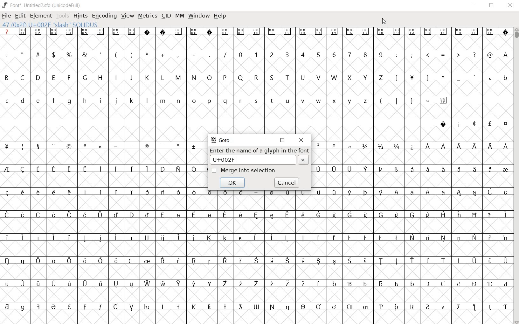 This screenshot has width=519, height=324. What do you see at coordinates (104, 169) in the screenshot?
I see `special letters` at bounding box center [104, 169].